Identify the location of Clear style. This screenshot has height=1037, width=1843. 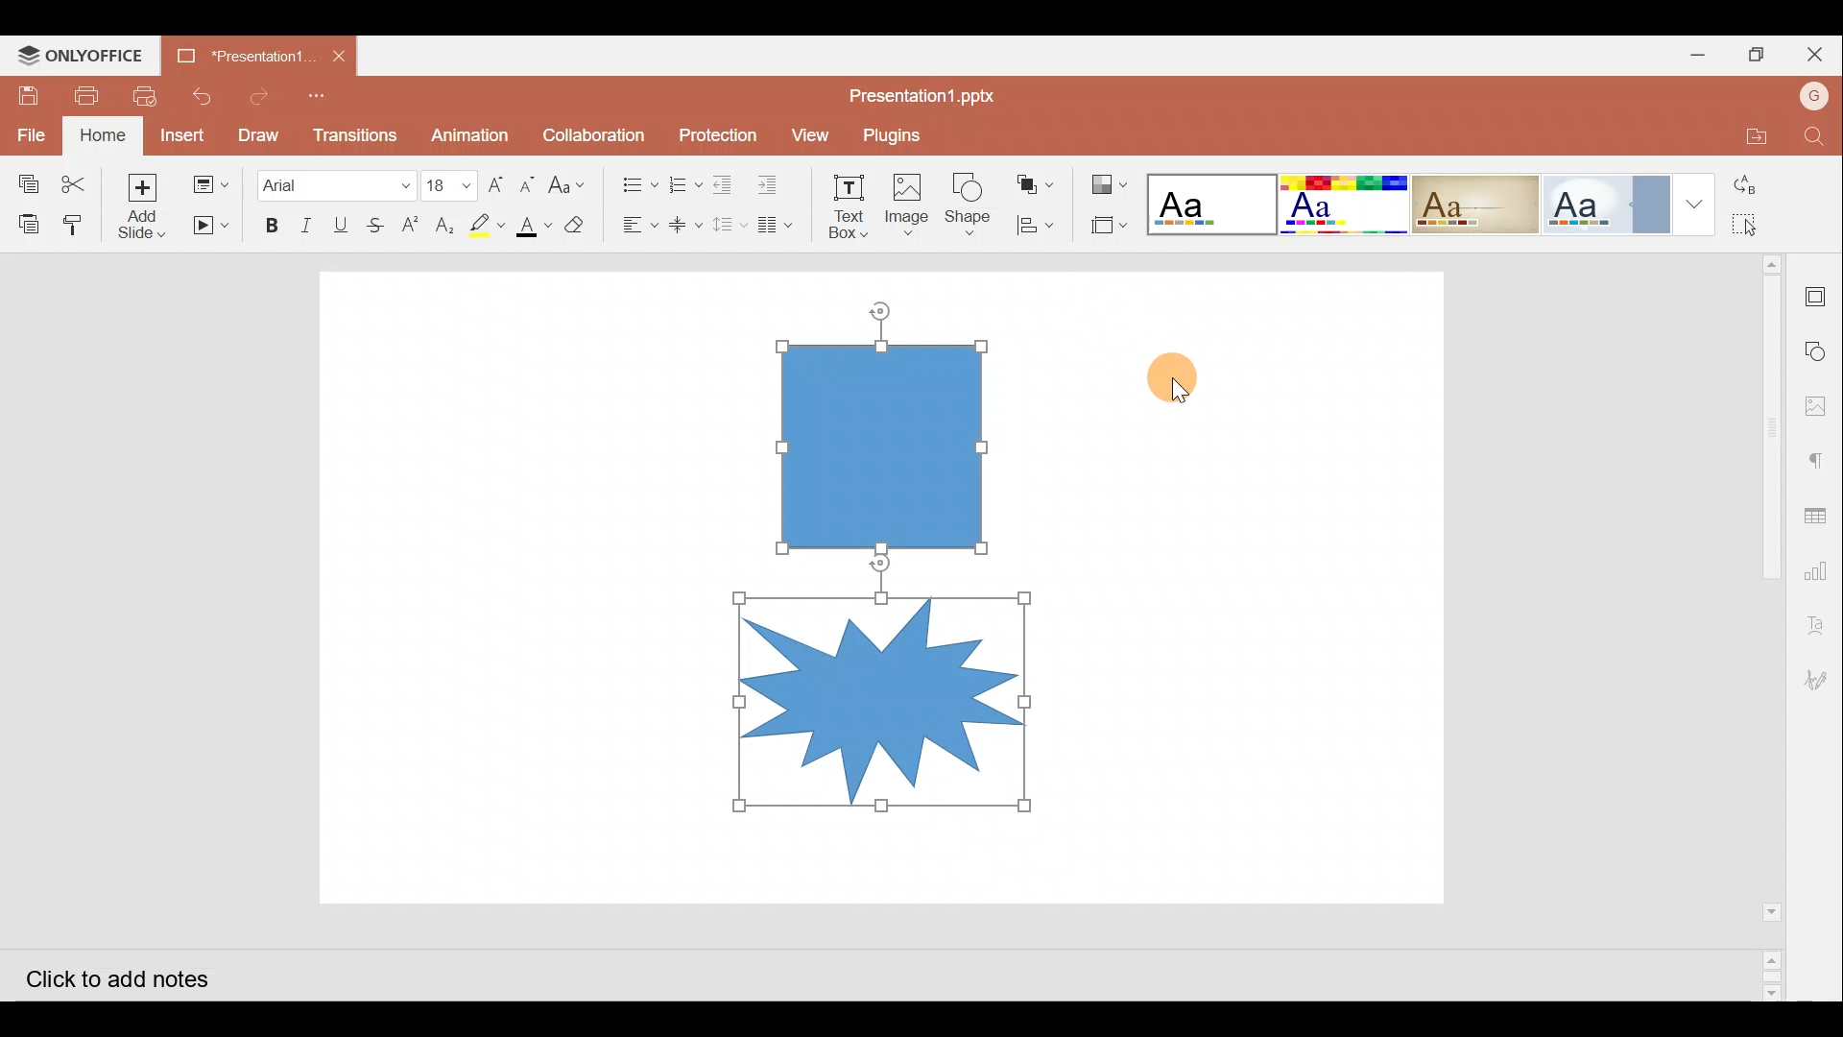
(577, 223).